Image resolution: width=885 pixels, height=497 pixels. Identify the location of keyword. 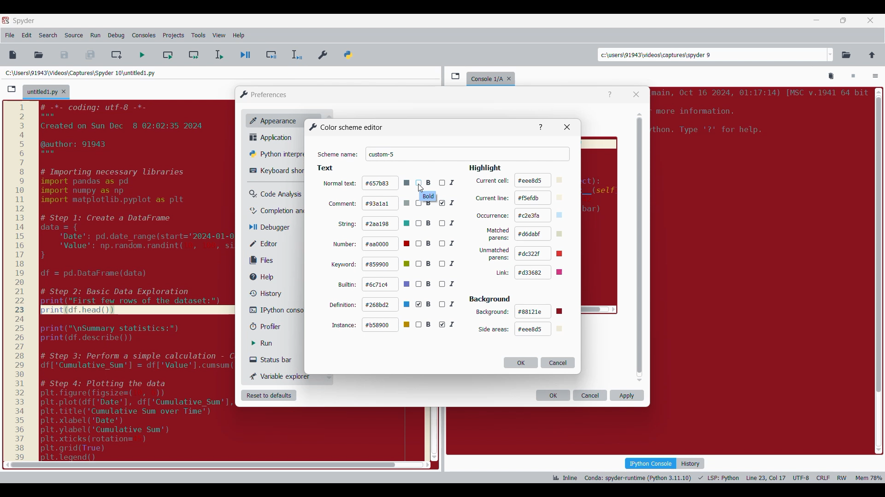
(344, 265).